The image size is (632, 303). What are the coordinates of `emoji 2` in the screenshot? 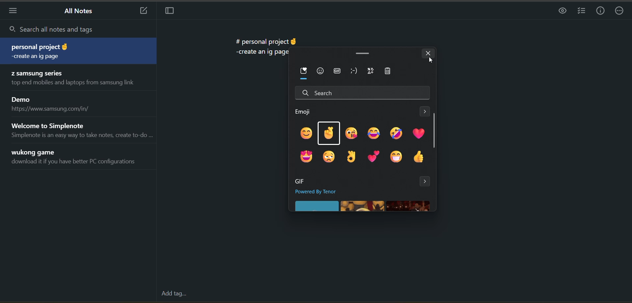 It's located at (328, 132).